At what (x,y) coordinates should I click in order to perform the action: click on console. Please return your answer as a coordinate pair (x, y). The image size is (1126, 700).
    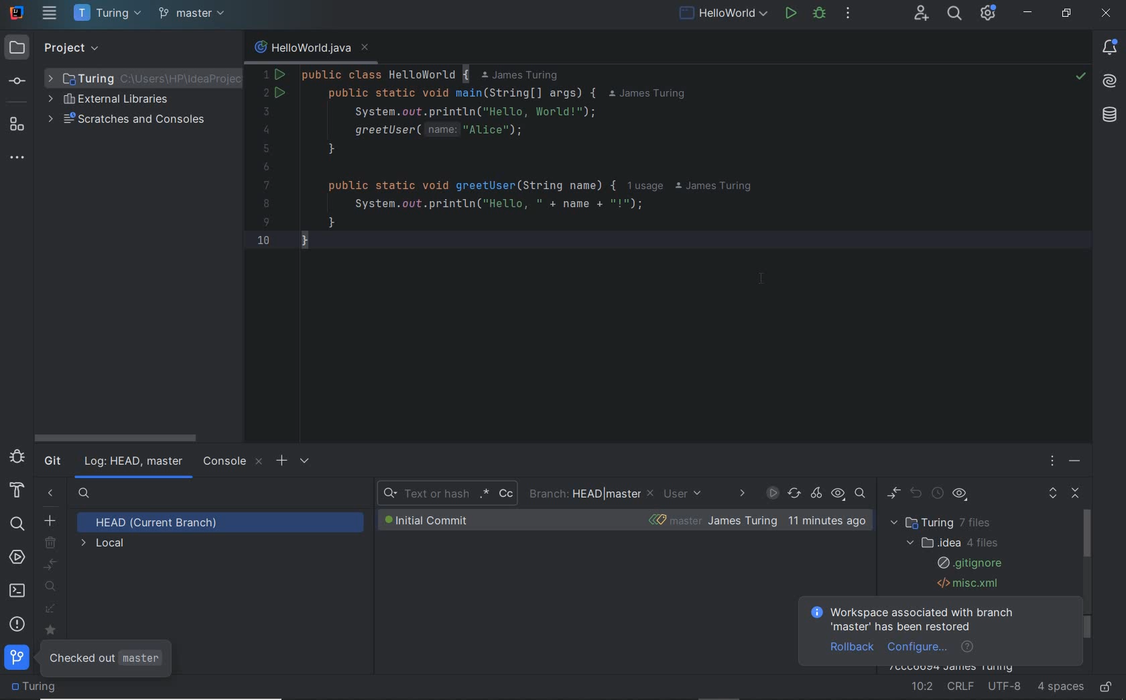
    Looking at the image, I should click on (232, 462).